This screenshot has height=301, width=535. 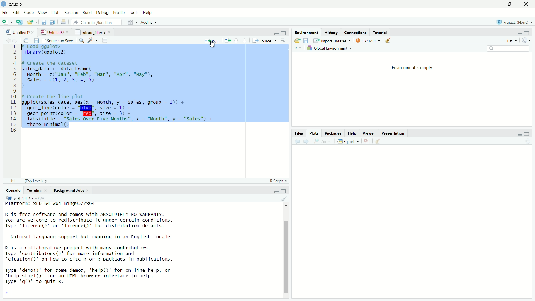 What do you see at coordinates (388, 40) in the screenshot?
I see `clear all plots` at bounding box center [388, 40].